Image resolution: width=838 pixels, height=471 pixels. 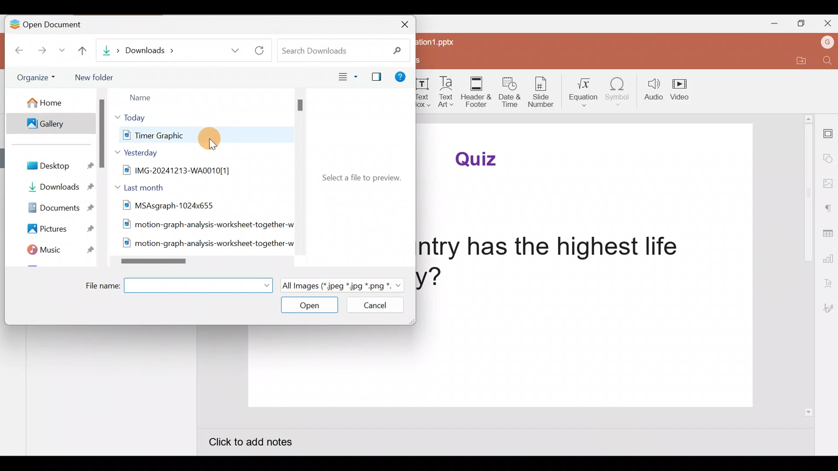 What do you see at coordinates (403, 78) in the screenshot?
I see `Help` at bounding box center [403, 78].